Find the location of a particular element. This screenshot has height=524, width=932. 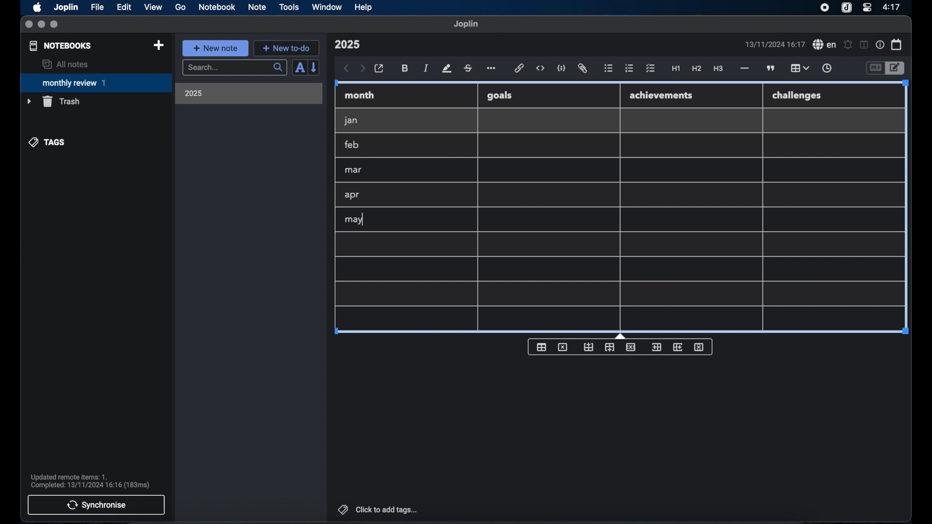

challenges is located at coordinates (798, 96).